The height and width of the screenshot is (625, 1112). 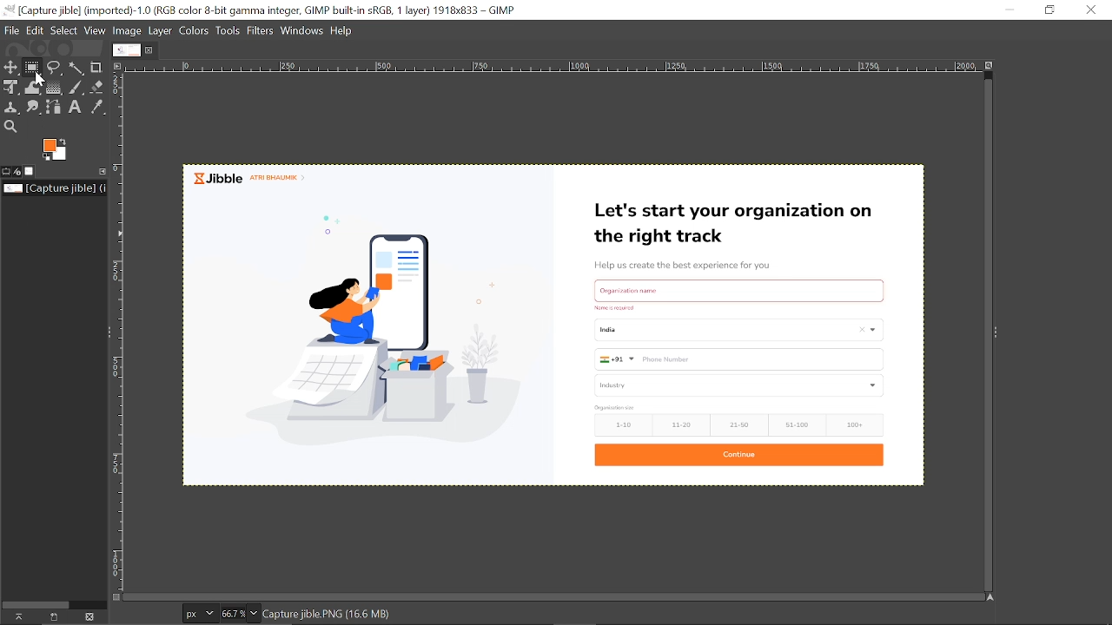 What do you see at coordinates (14, 107) in the screenshot?
I see `Clone tool` at bounding box center [14, 107].